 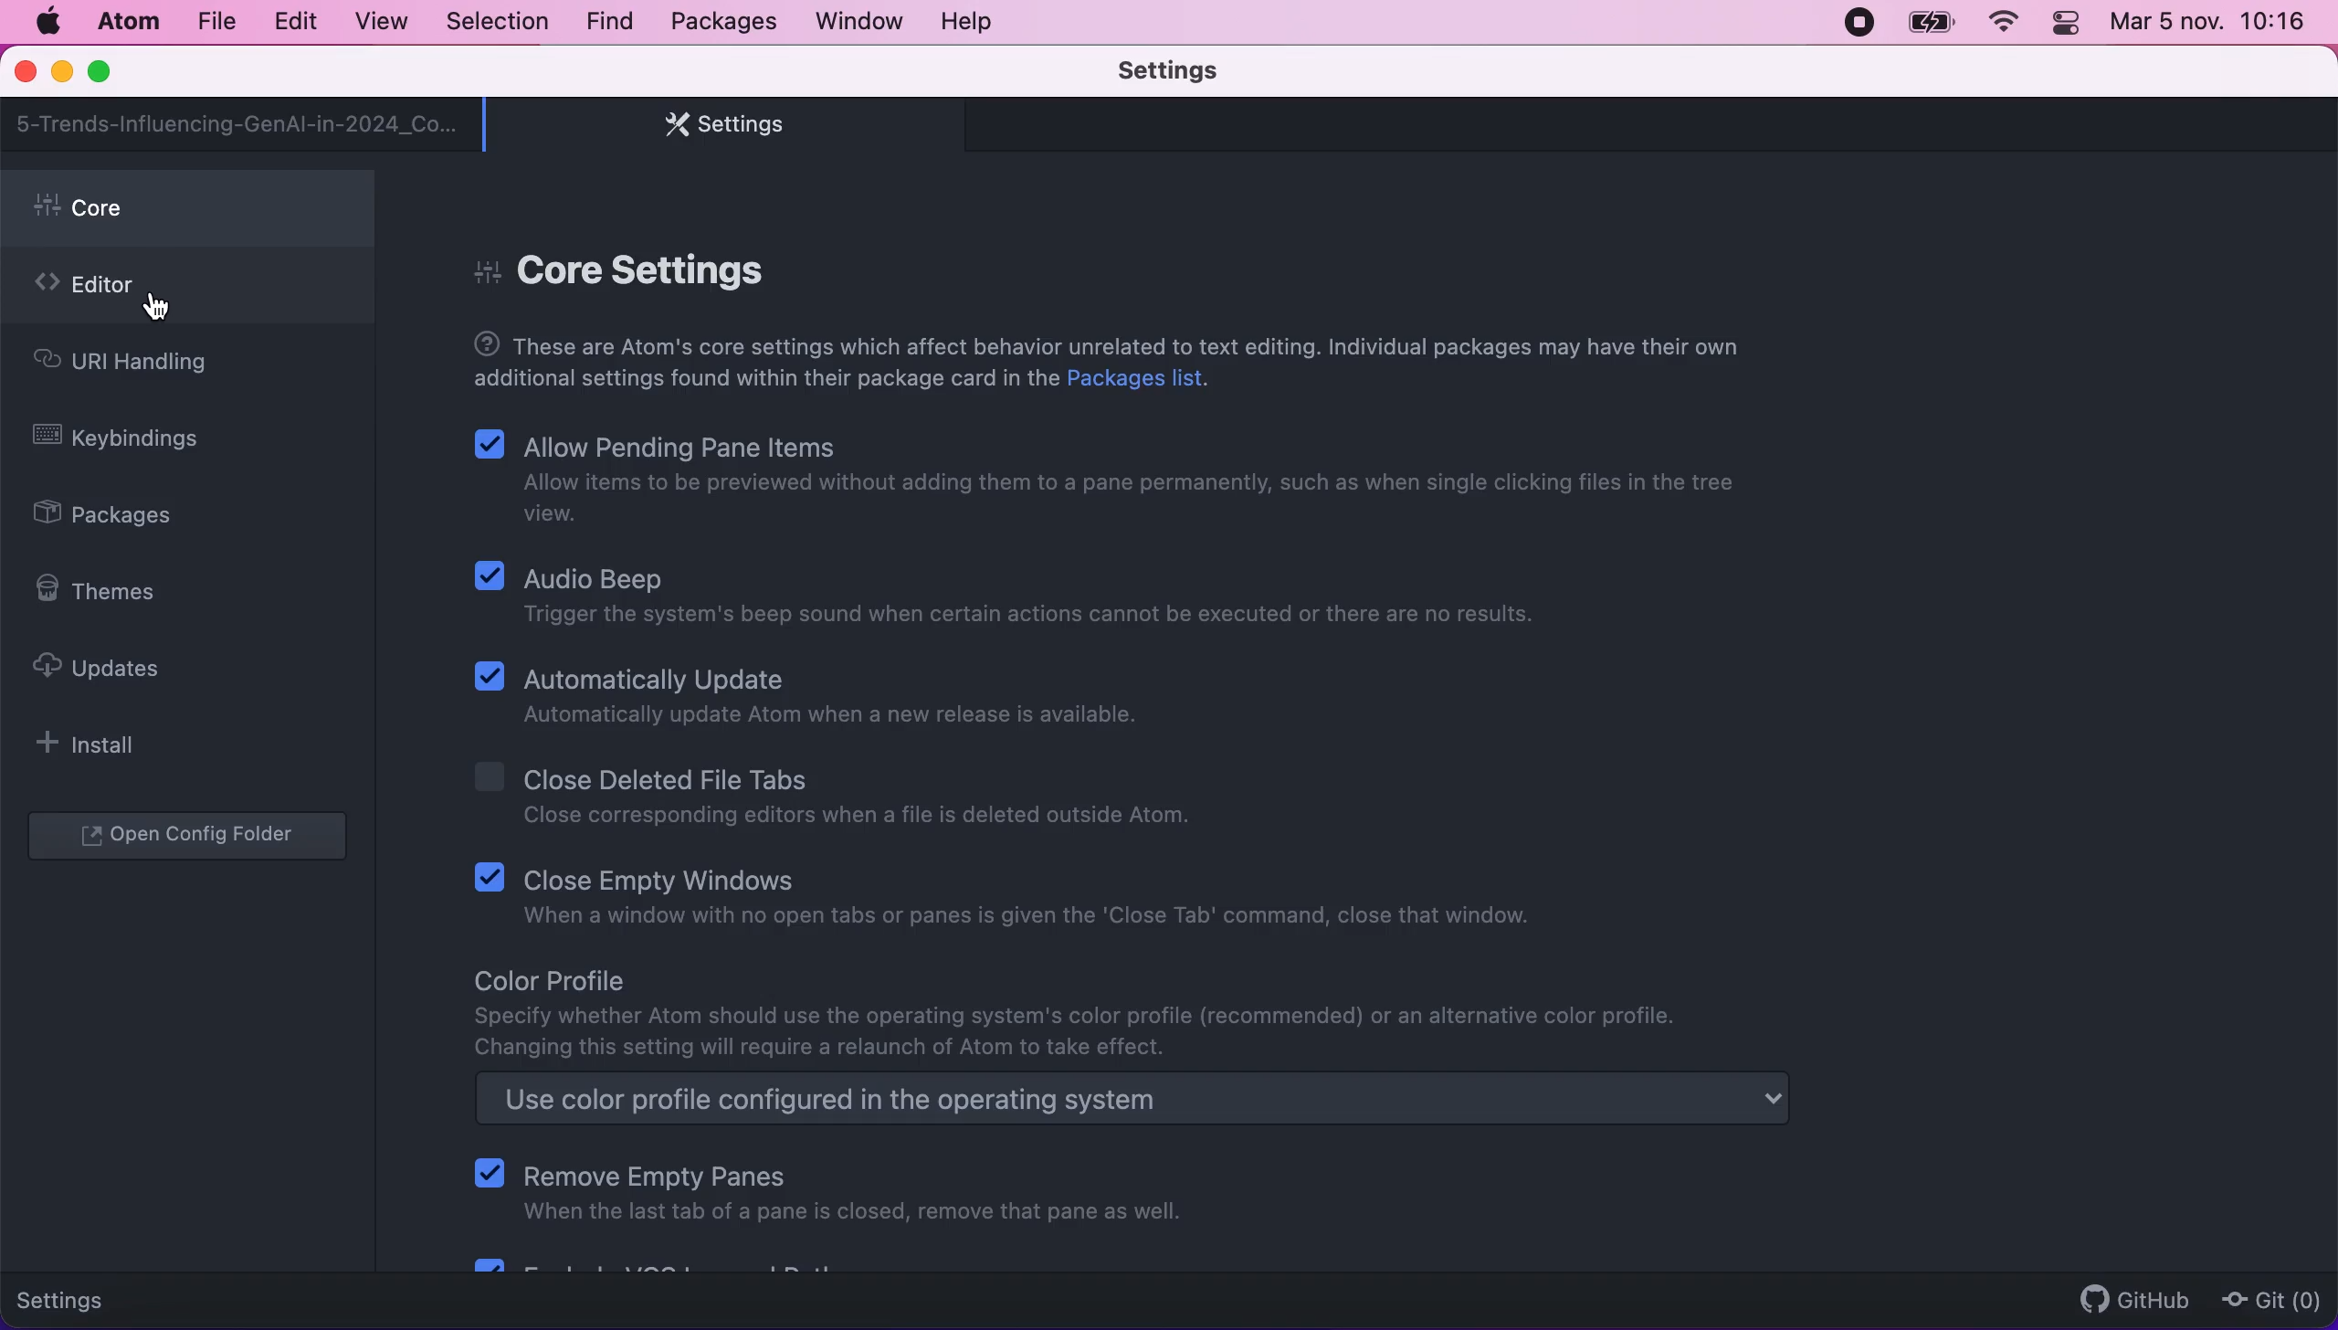 I want to click on view, so click(x=375, y=22).